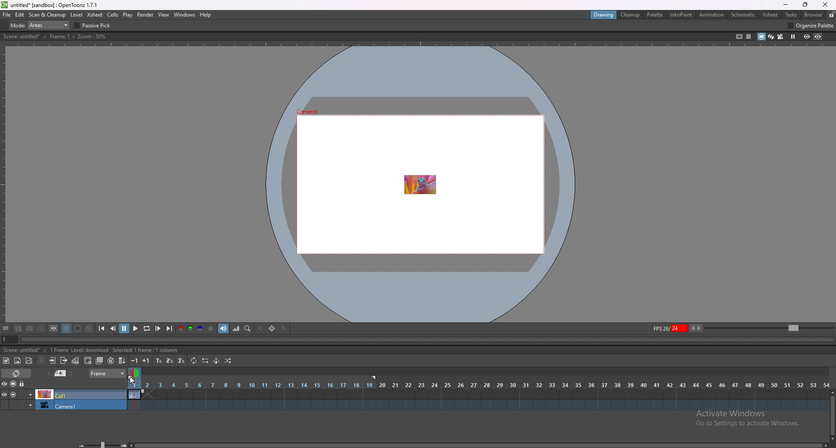 The height and width of the screenshot is (448, 836). Describe the element at coordinates (30, 329) in the screenshot. I see `snapshot` at that location.